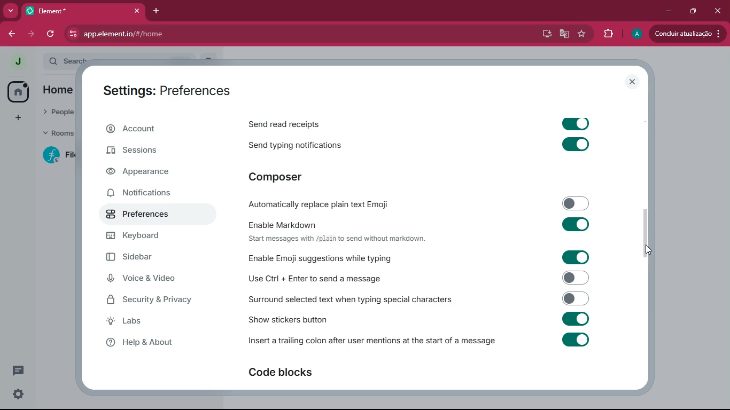  Describe the element at coordinates (152, 129) in the screenshot. I see `account` at that location.